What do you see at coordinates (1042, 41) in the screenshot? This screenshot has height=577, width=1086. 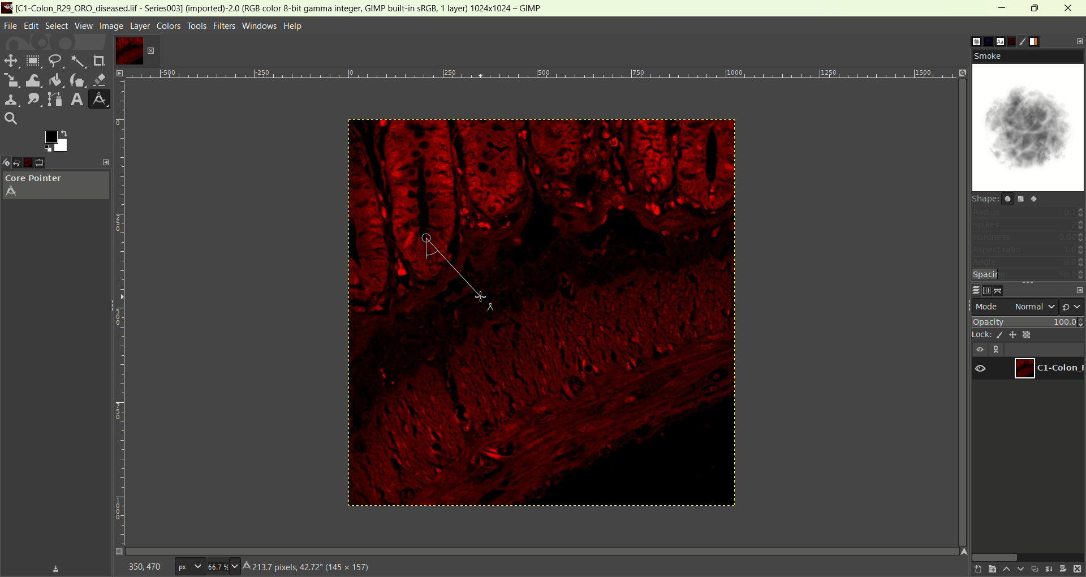 I see `gradient` at bounding box center [1042, 41].